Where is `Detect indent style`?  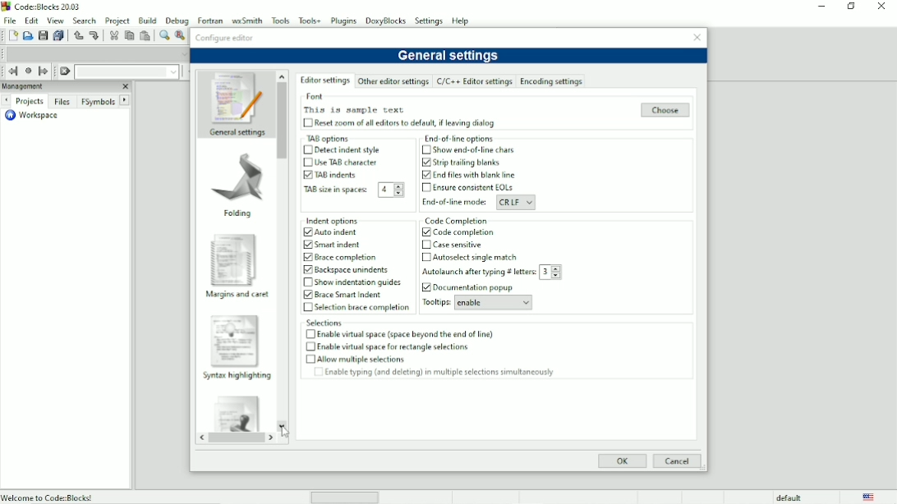 Detect indent style is located at coordinates (347, 150).